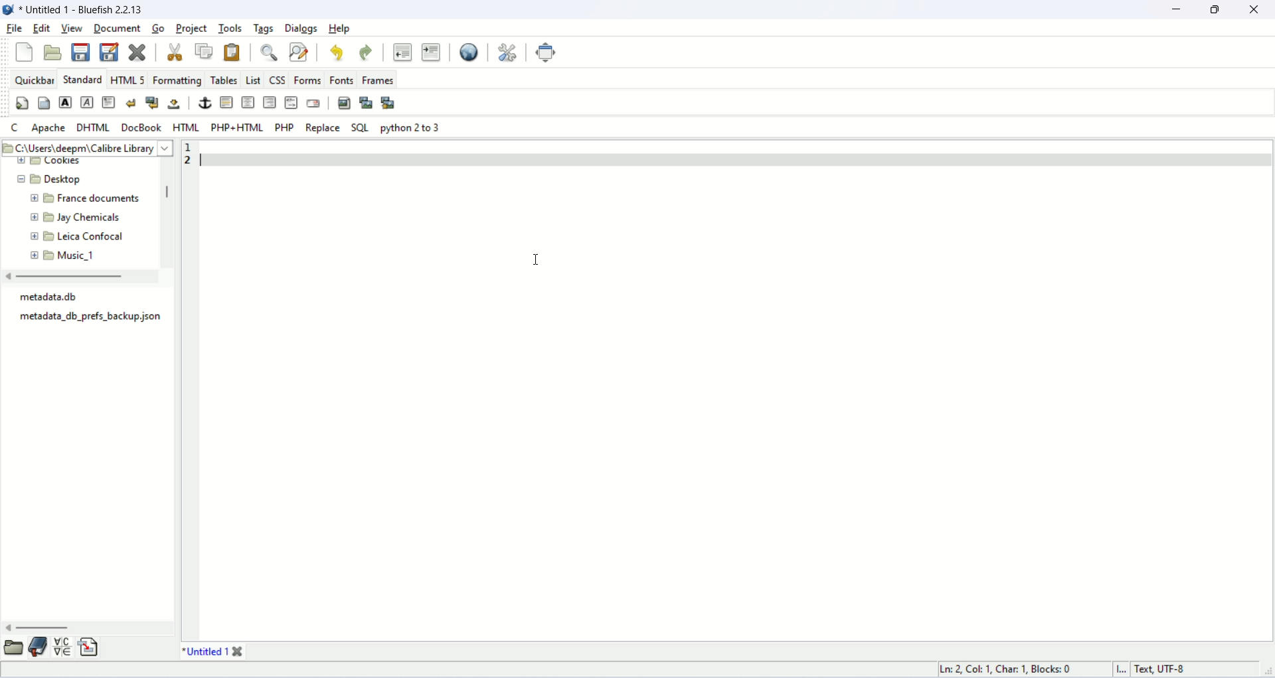  What do you see at coordinates (13, 28) in the screenshot?
I see `file` at bounding box center [13, 28].